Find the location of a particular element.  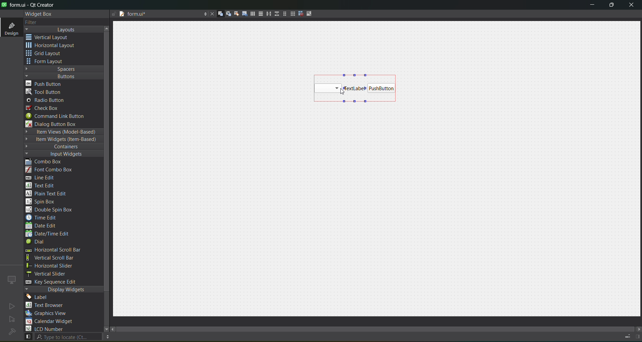

horizontal scroll bar is located at coordinates (52, 250).